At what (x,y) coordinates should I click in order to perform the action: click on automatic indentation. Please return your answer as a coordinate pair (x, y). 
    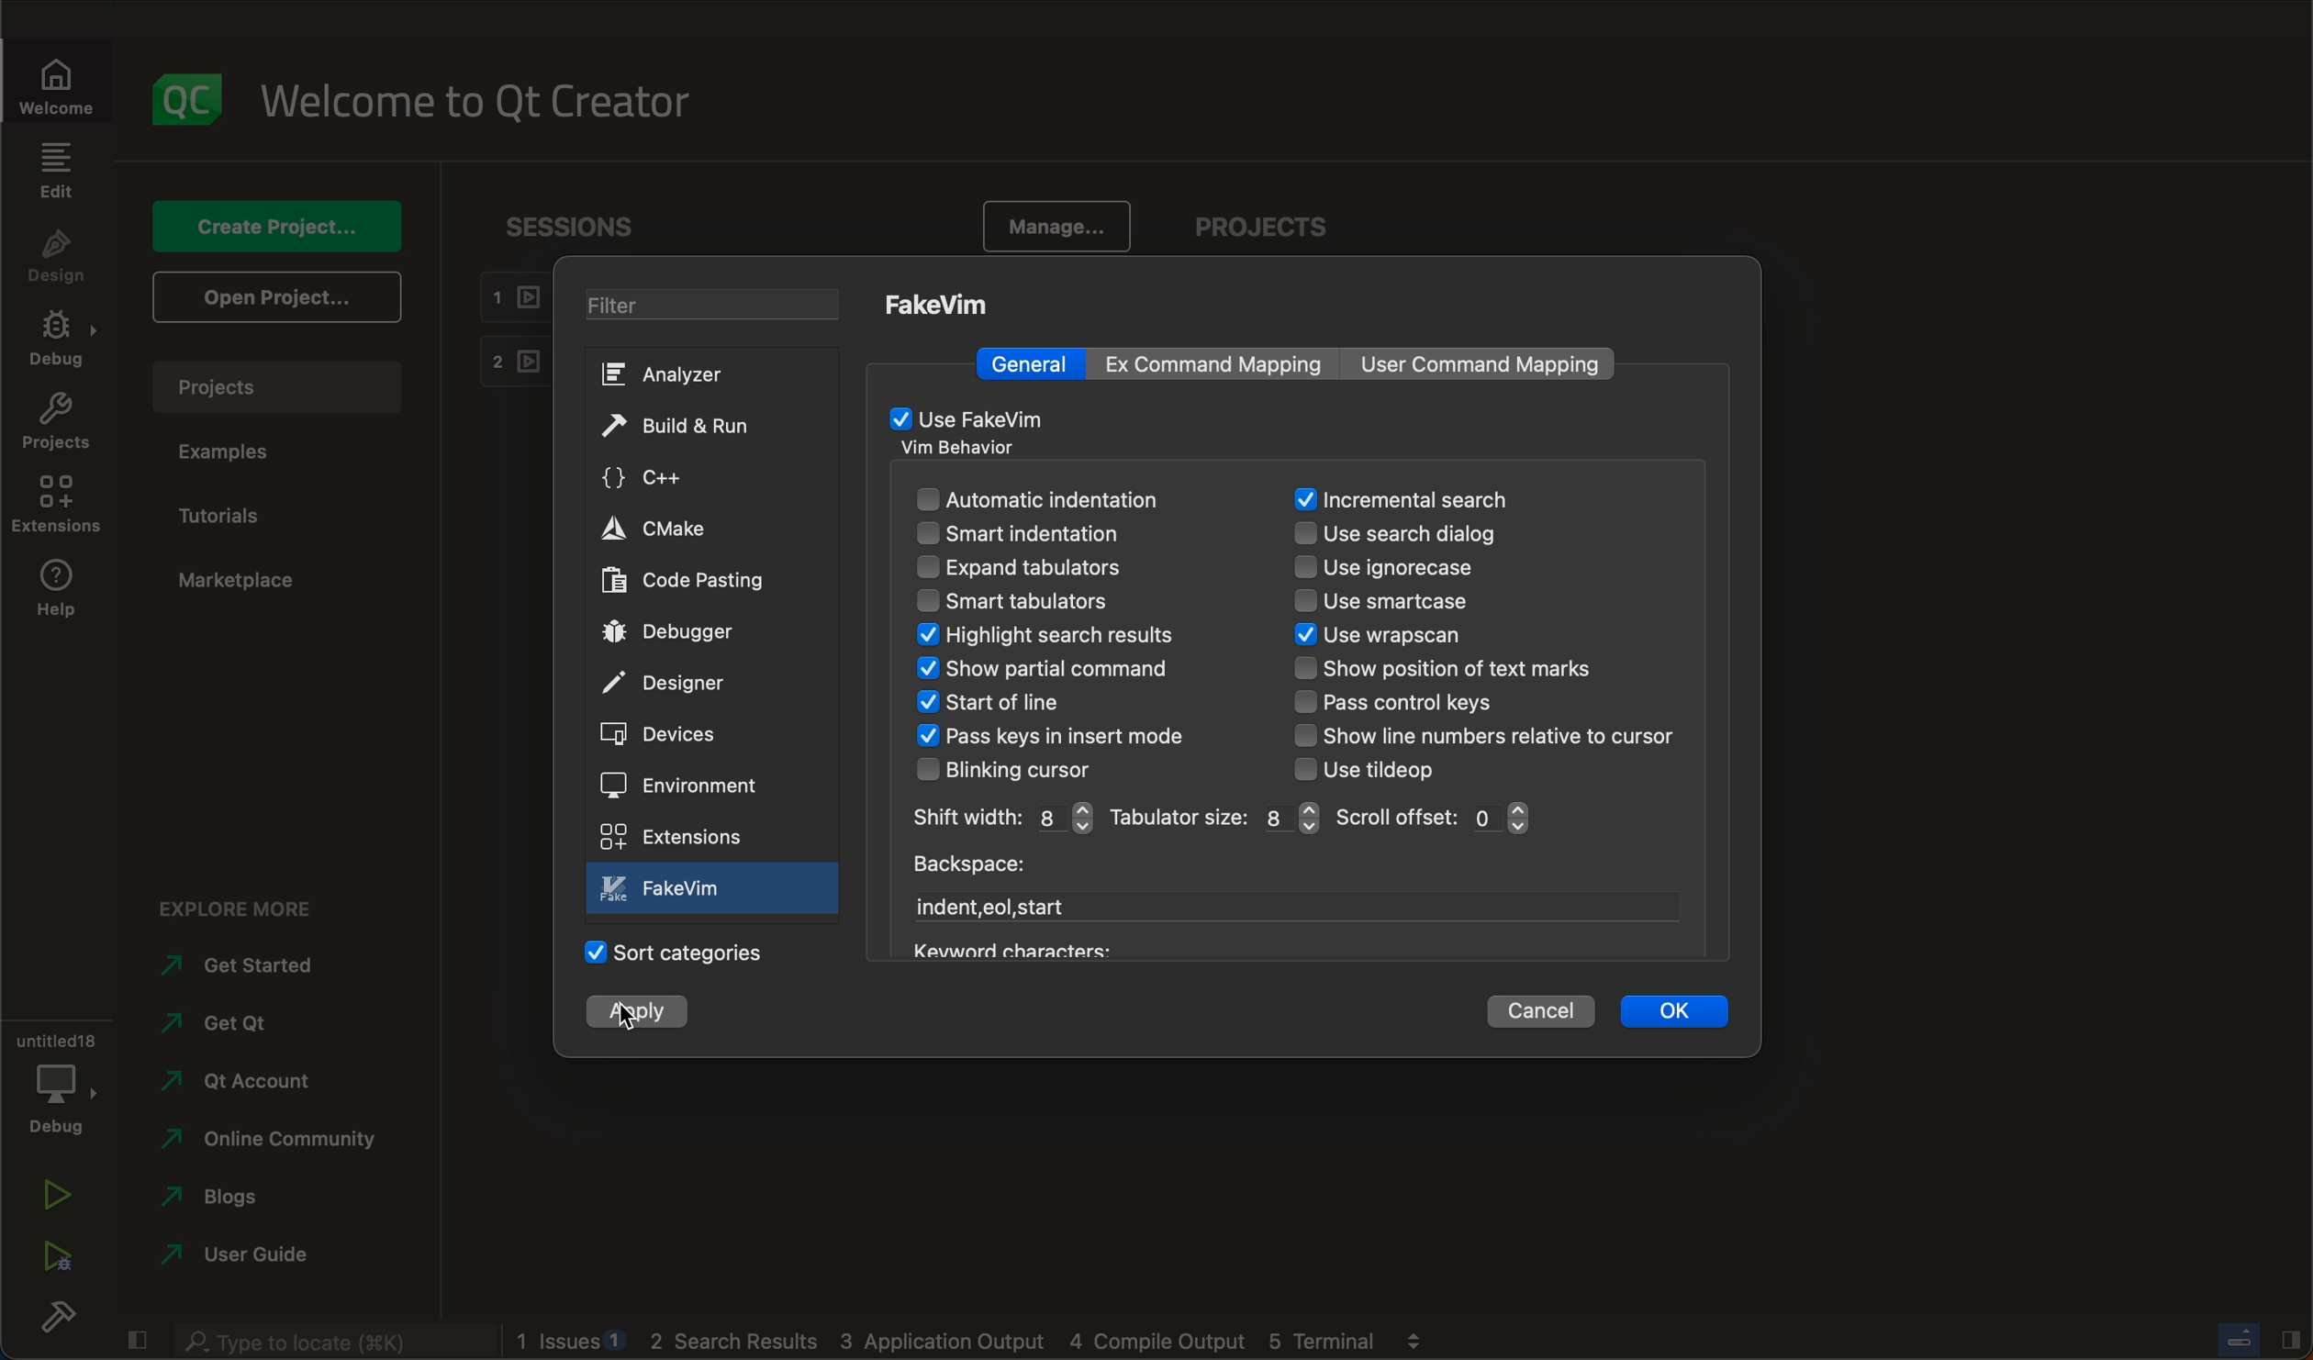
    Looking at the image, I should click on (1068, 500).